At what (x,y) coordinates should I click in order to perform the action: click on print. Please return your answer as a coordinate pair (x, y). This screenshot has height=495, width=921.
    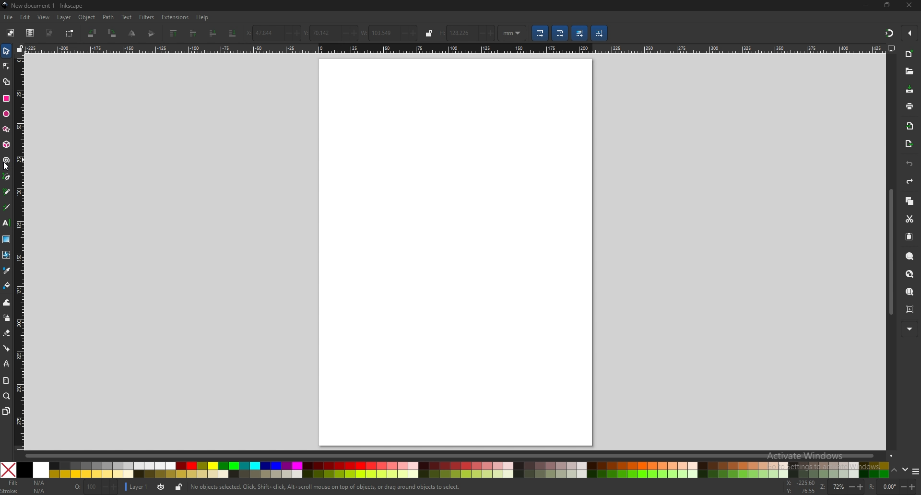
    Looking at the image, I should click on (909, 106).